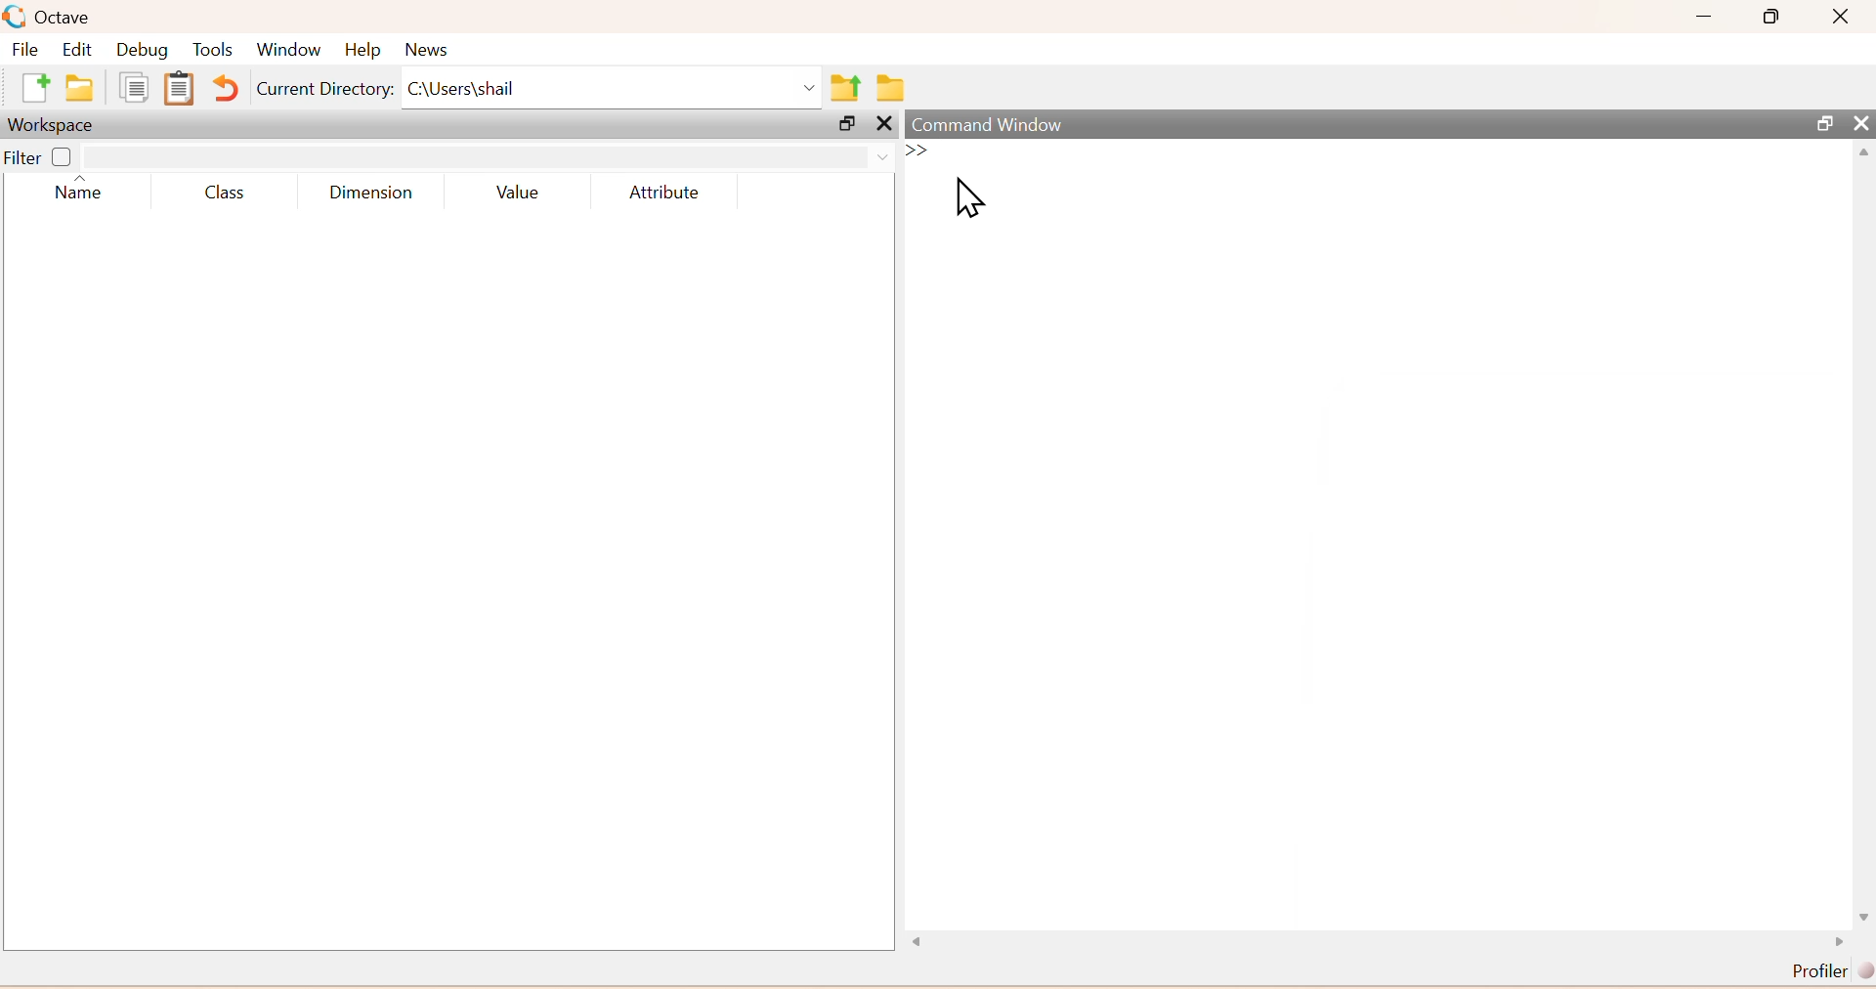  What do you see at coordinates (1861, 154) in the screenshot?
I see `scroll up` at bounding box center [1861, 154].